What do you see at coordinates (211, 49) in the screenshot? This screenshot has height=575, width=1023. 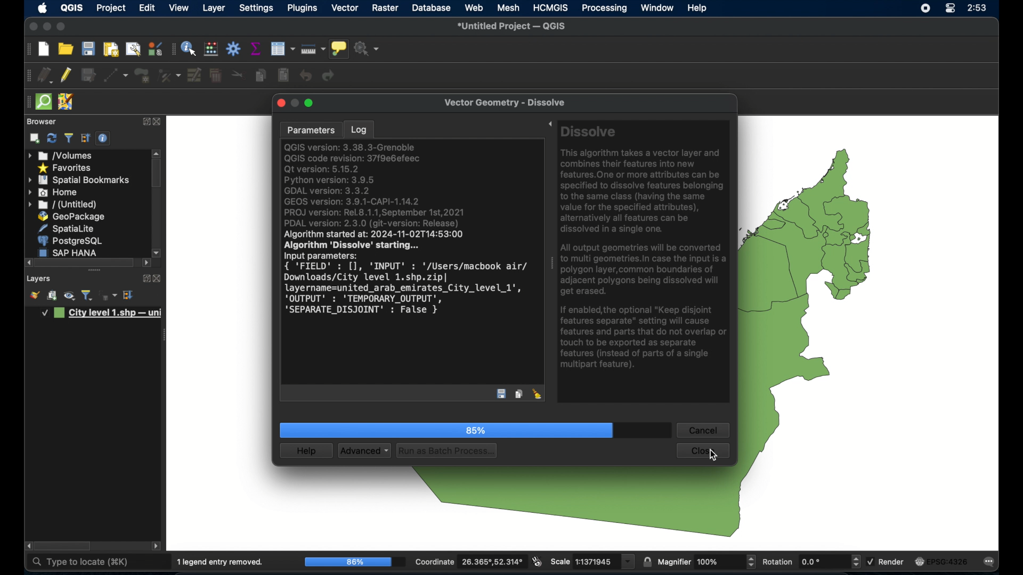 I see `open field calculator` at bounding box center [211, 49].